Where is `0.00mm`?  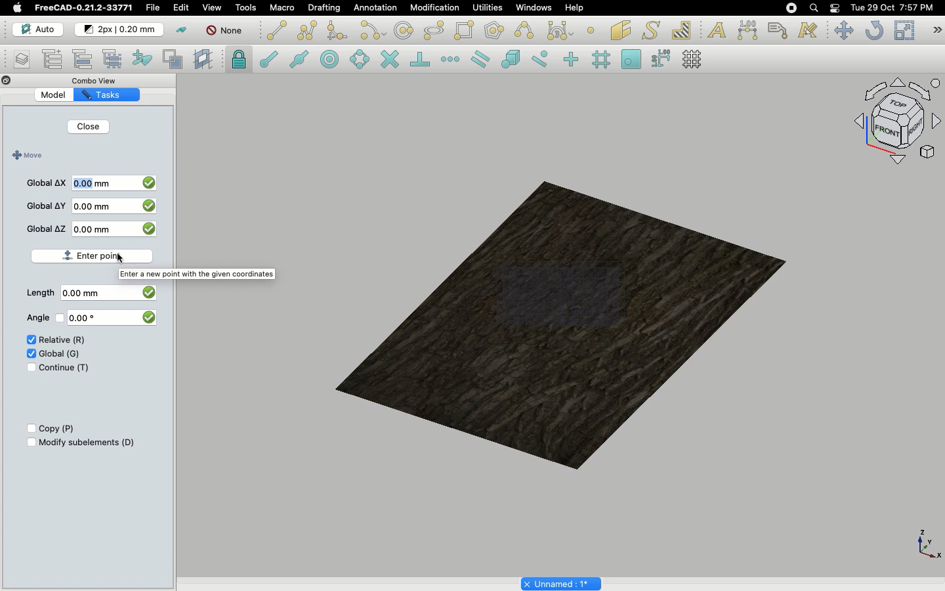
0.00mm is located at coordinates (115, 185).